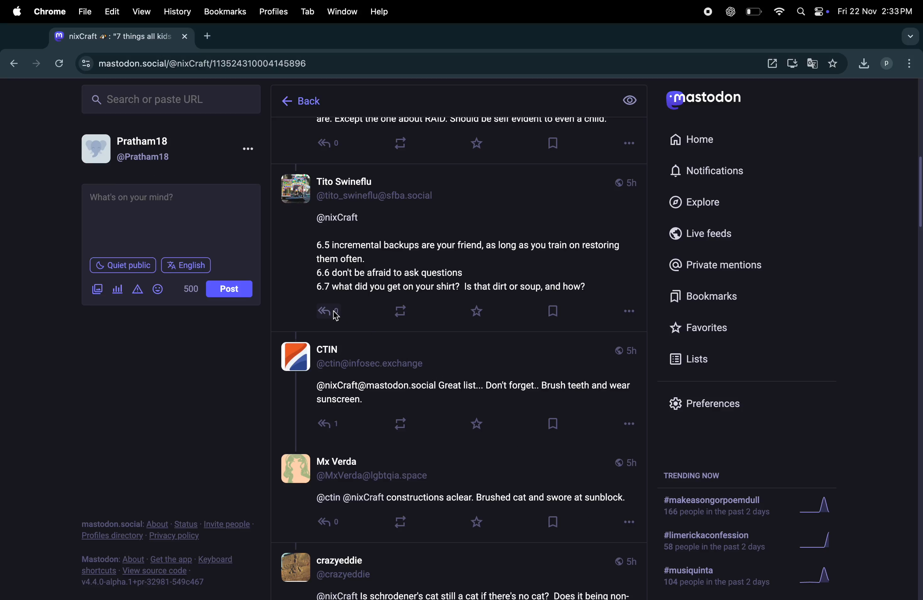 This screenshot has height=600, width=923. What do you see at coordinates (815, 64) in the screenshot?
I see `translate` at bounding box center [815, 64].